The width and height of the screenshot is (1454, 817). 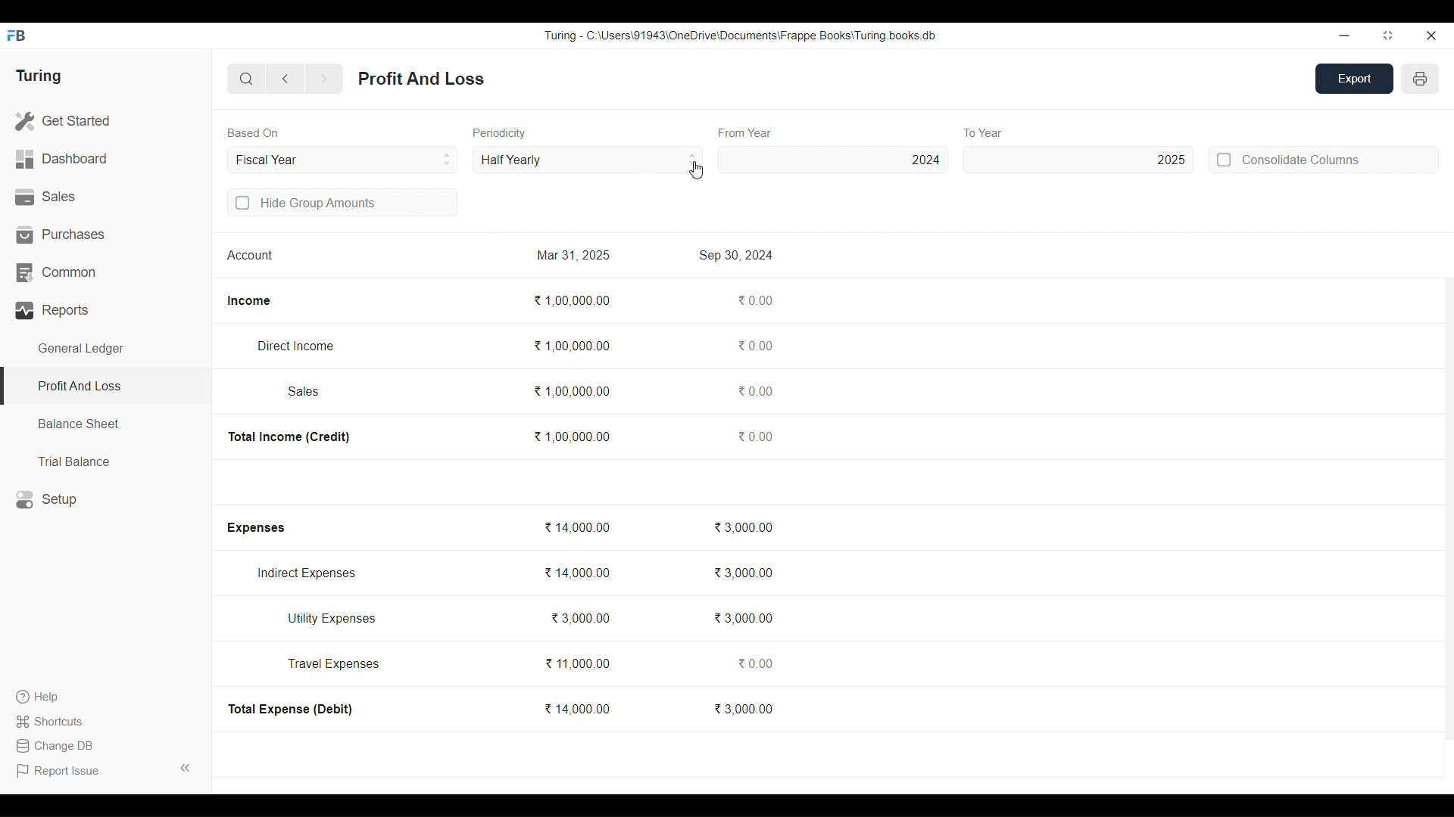 What do you see at coordinates (573, 254) in the screenshot?
I see `Mar 31, 2025` at bounding box center [573, 254].